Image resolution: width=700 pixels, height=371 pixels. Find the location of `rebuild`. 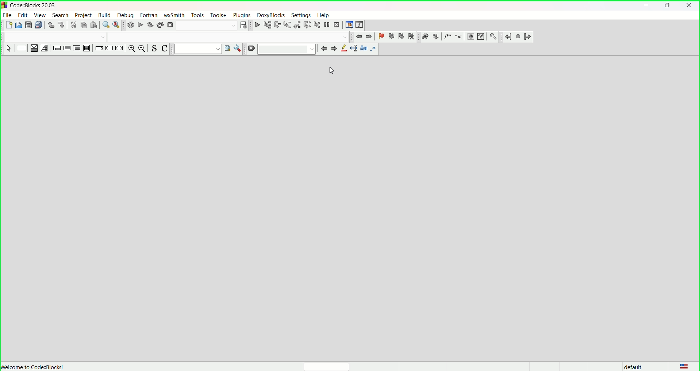

rebuild is located at coordinates (160, 25).